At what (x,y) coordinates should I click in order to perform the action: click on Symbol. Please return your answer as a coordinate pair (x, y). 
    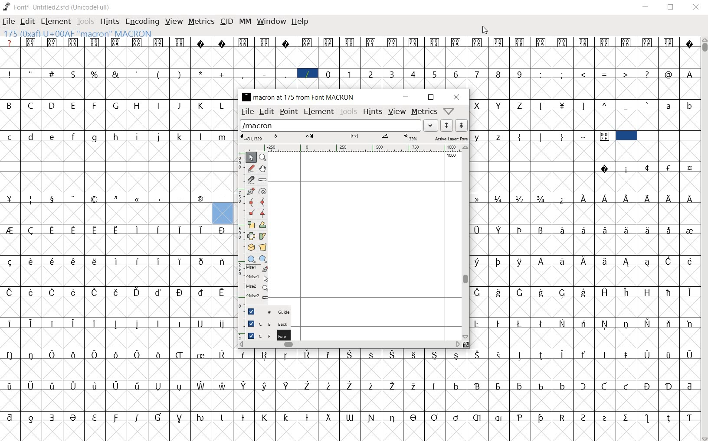
    Looking at the image, I should click on (606, 169).